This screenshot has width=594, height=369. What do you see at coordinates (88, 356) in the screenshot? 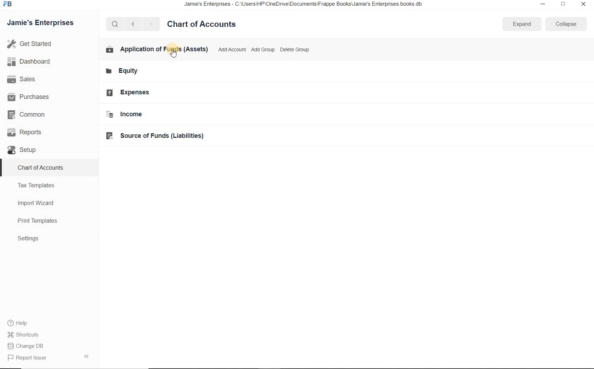
I see `expand` at bounding box center [88, 356].